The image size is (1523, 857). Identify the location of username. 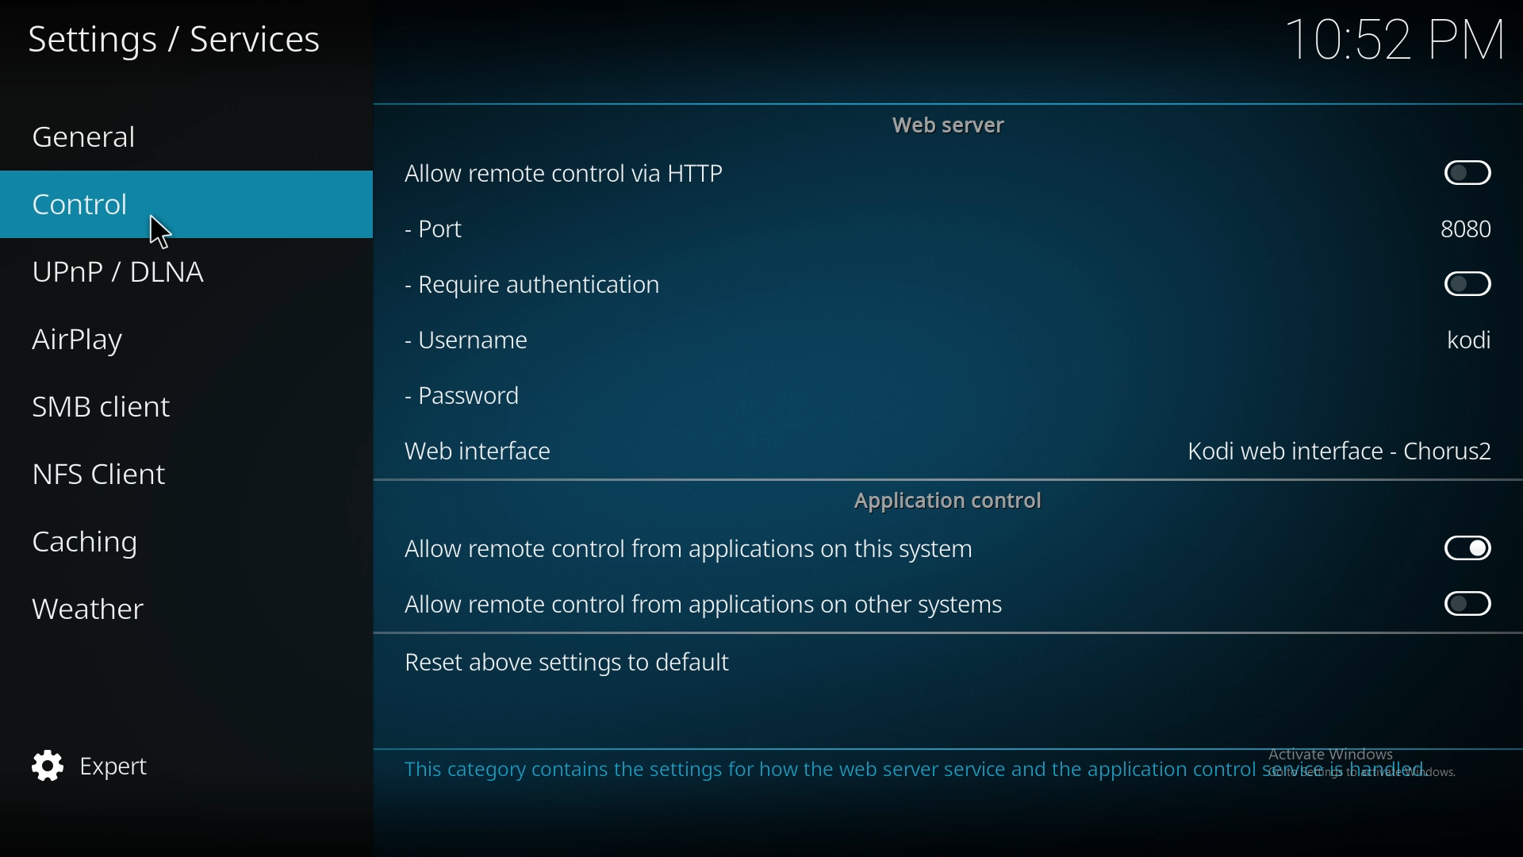
(483, 339).